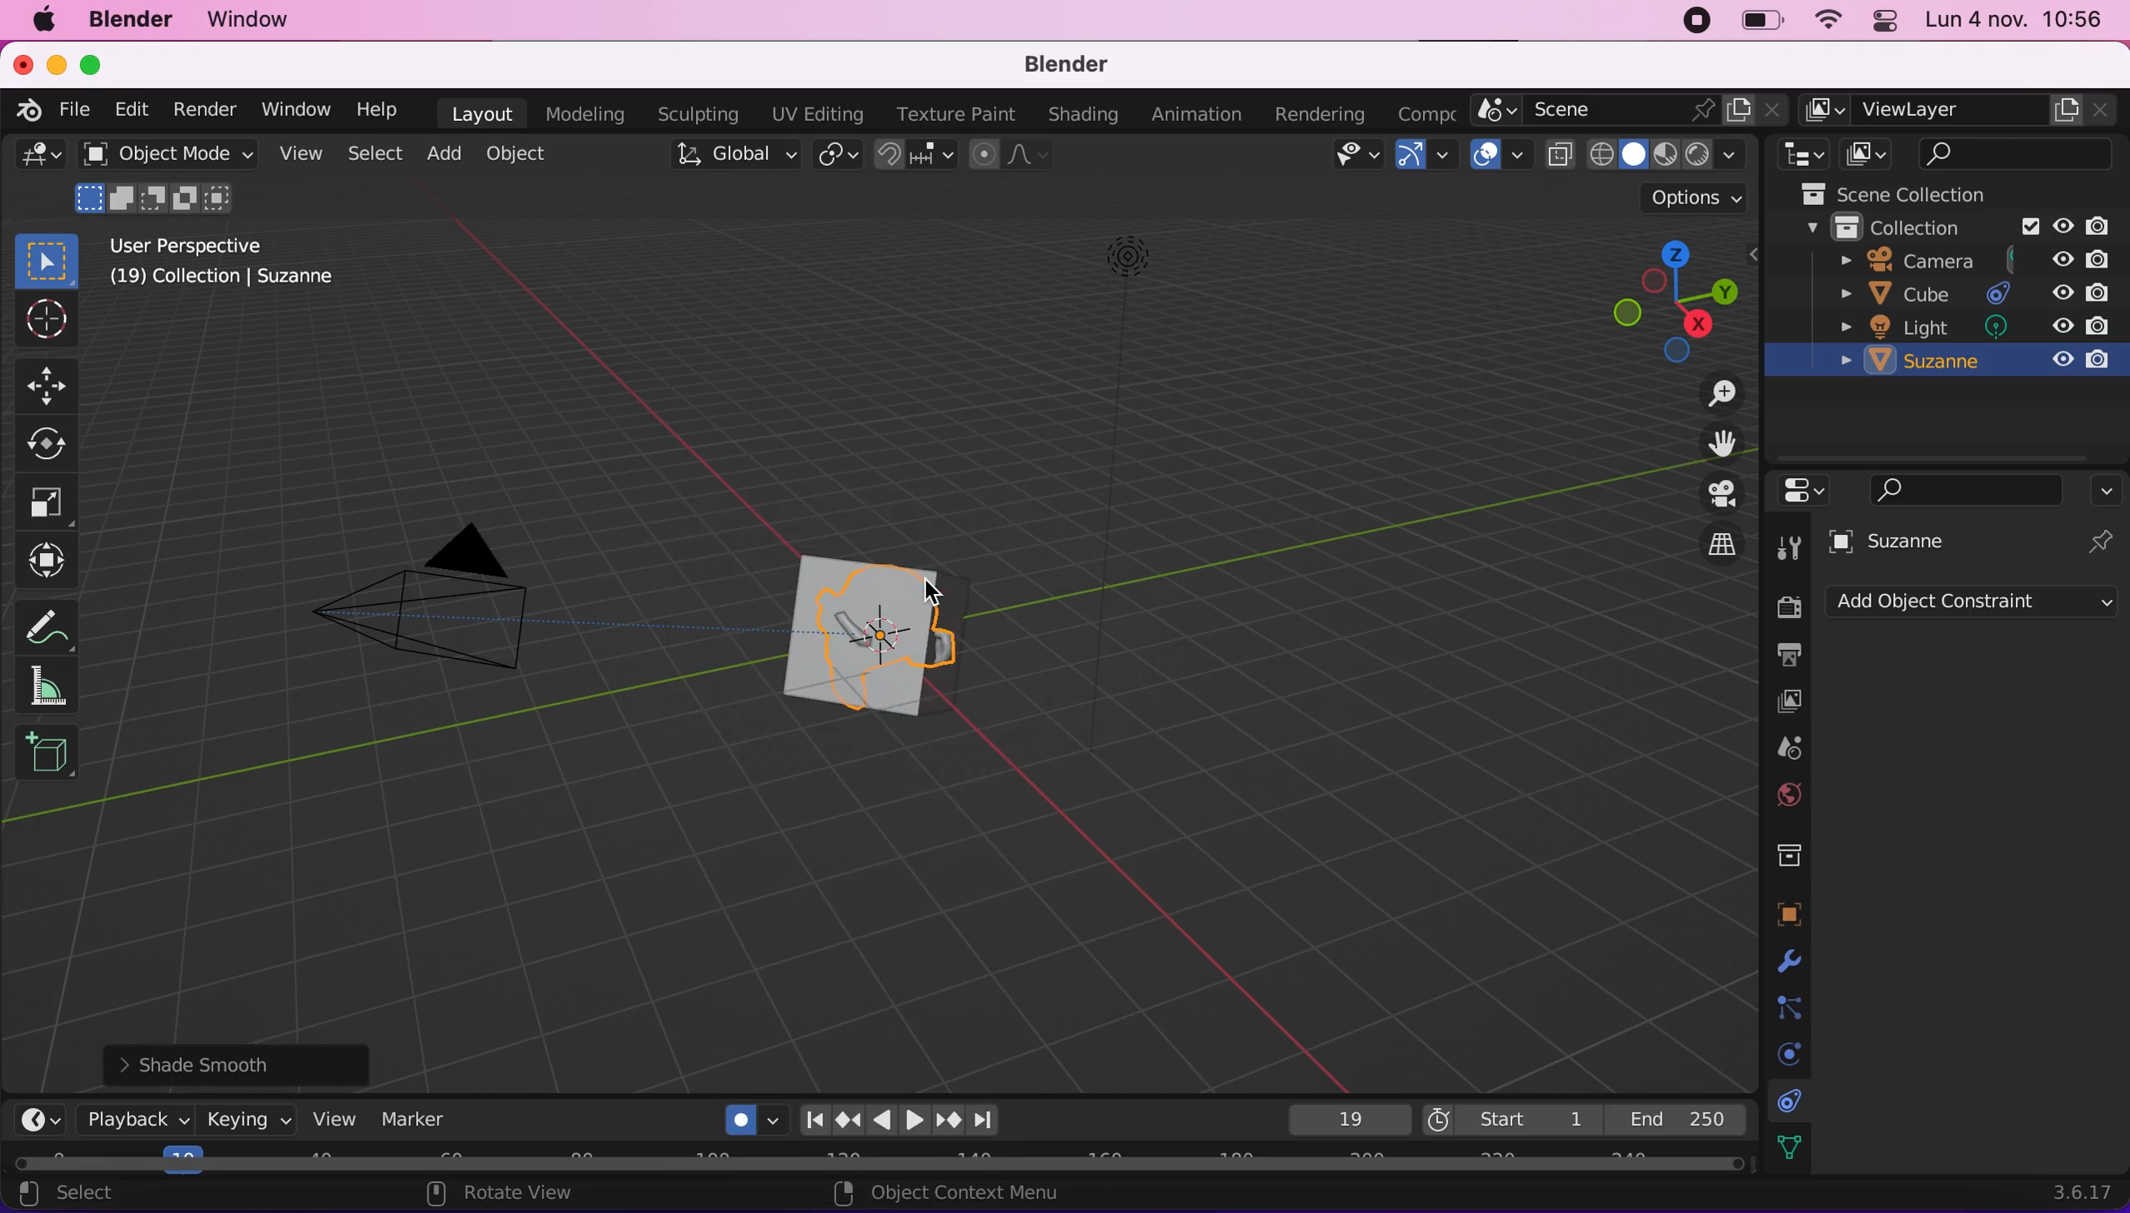  What do you see at coordinates (40, 158) in the screenshot?
I see `editor type` at bounding box center [40, 158].